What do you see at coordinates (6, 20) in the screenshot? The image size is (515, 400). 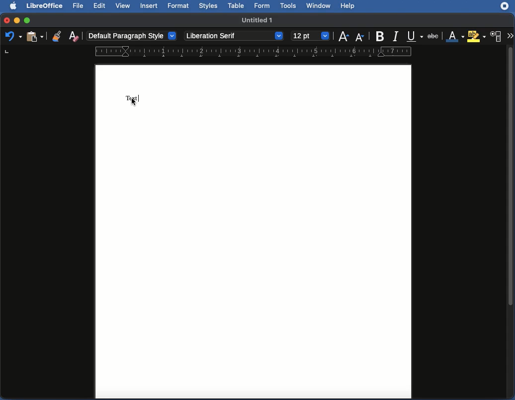 I see `Close` at bounding box center [6, 20].